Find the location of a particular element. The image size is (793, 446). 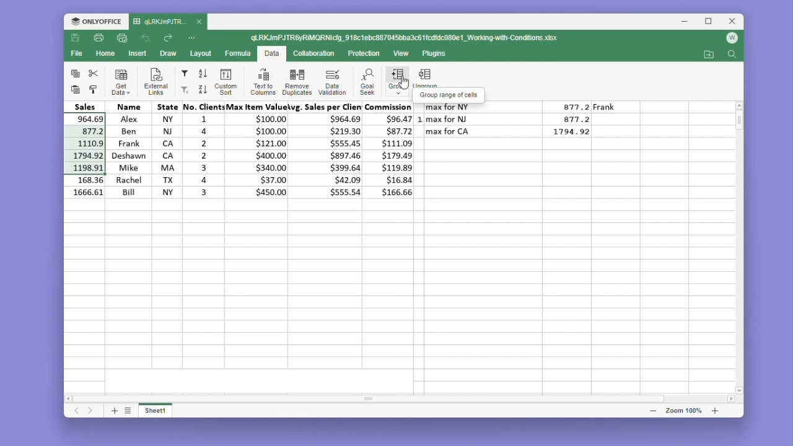

 is located at coordinates (107, 53).